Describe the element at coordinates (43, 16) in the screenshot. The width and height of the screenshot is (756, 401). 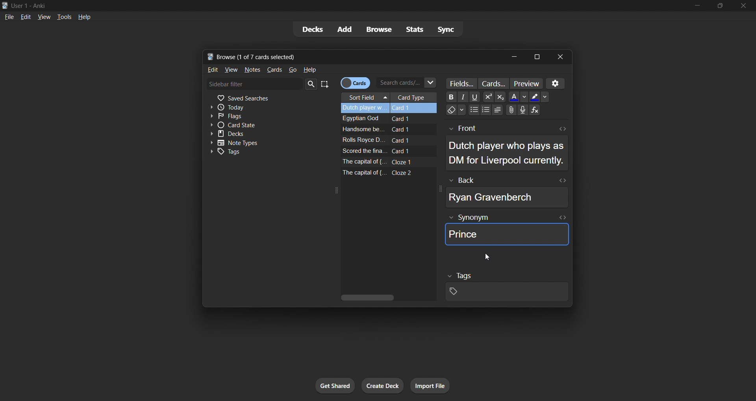
I see `view` at that location.